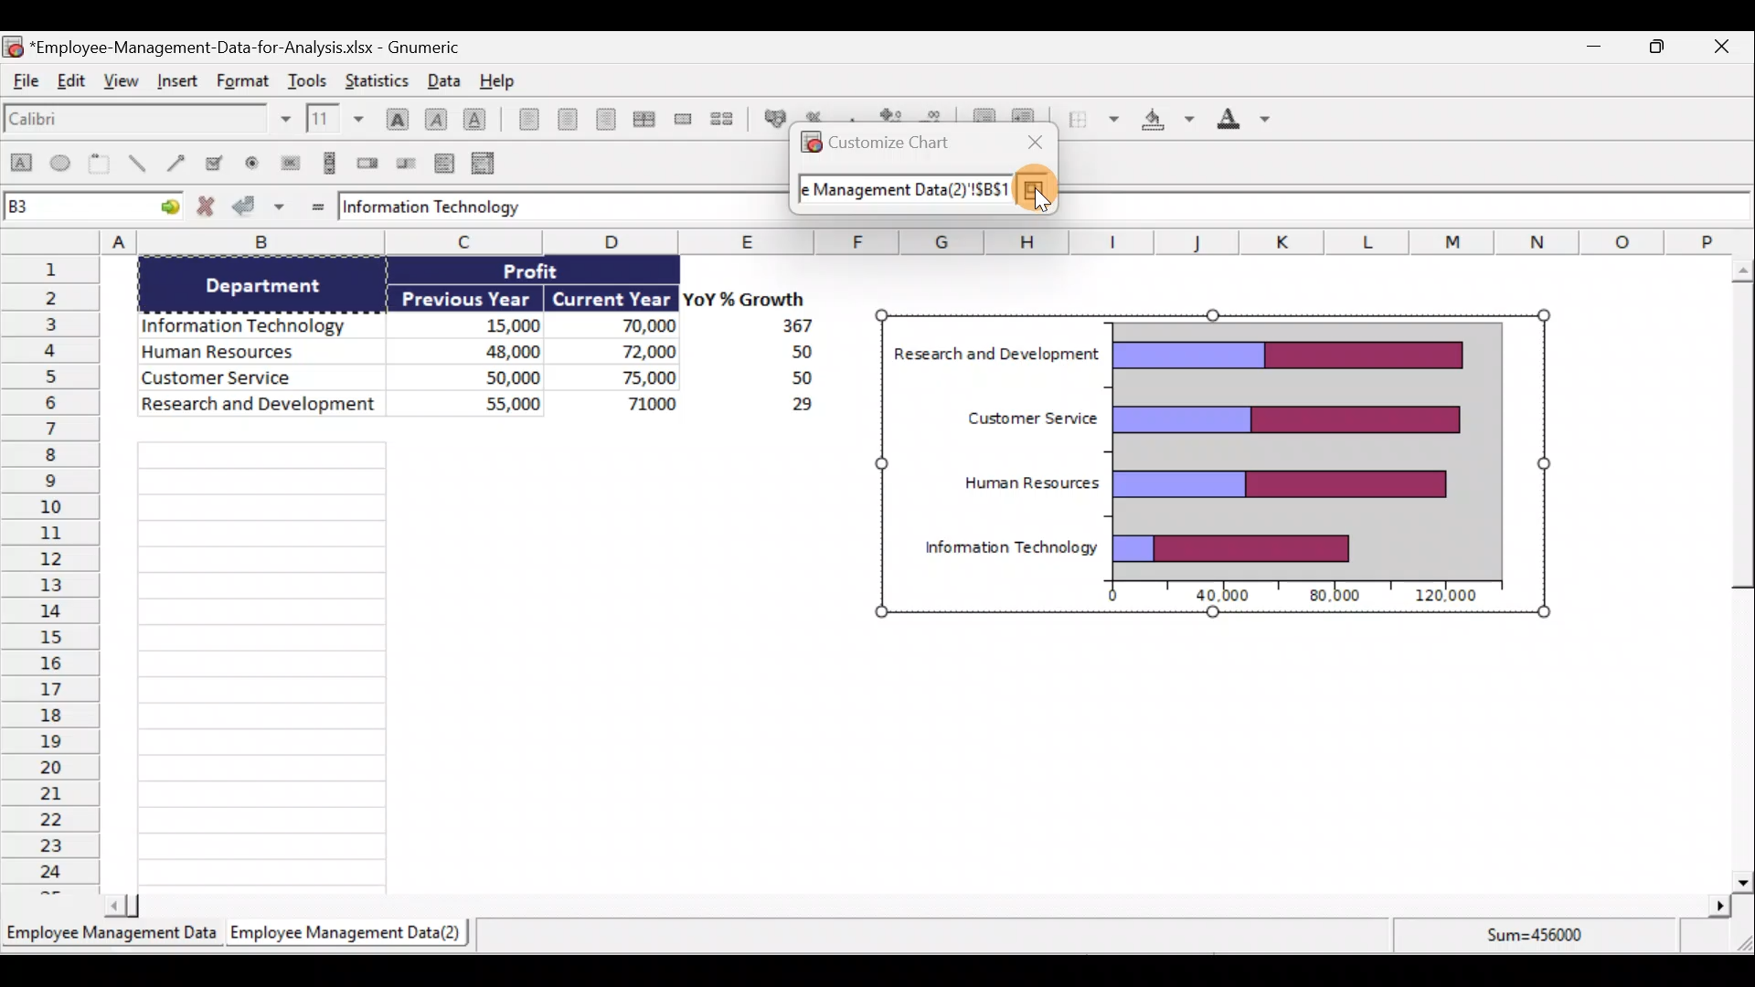 This screenshot has width=1755, height=987. Describe the element at coordinates (75, 85) in the screenshot. I see `Edit` at that location.